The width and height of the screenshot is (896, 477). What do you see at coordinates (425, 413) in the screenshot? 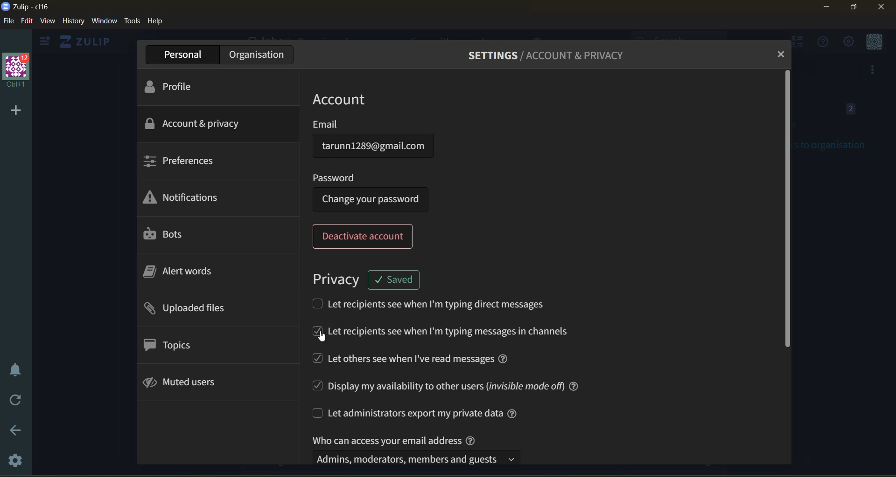
I see `let administrators export my private data` at bounding box center [425, 413].